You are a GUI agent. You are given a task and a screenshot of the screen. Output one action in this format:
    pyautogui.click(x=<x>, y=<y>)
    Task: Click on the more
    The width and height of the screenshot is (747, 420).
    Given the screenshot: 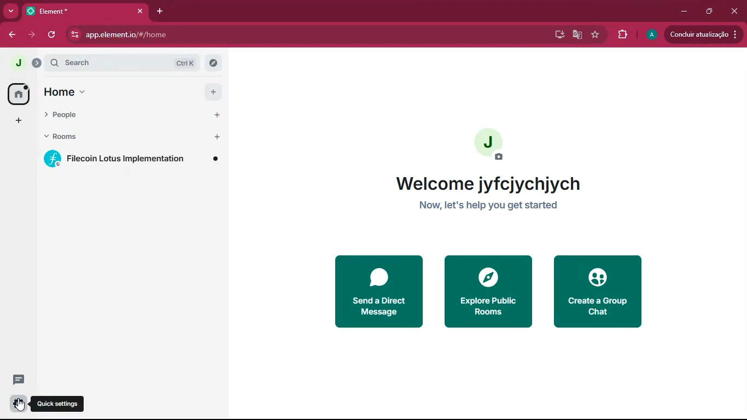 What is the action you would take?
    pyautogui.click(x=10, y=10)
    